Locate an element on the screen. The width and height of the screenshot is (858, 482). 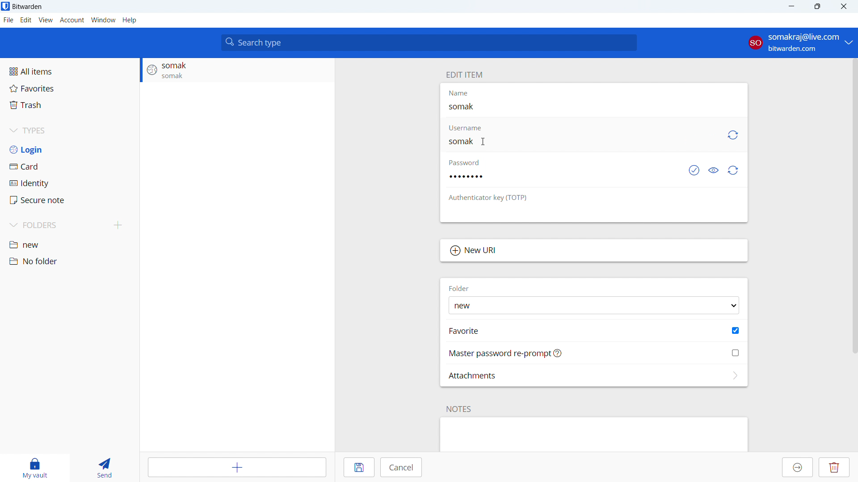
window is located at coordinates (103, 20).